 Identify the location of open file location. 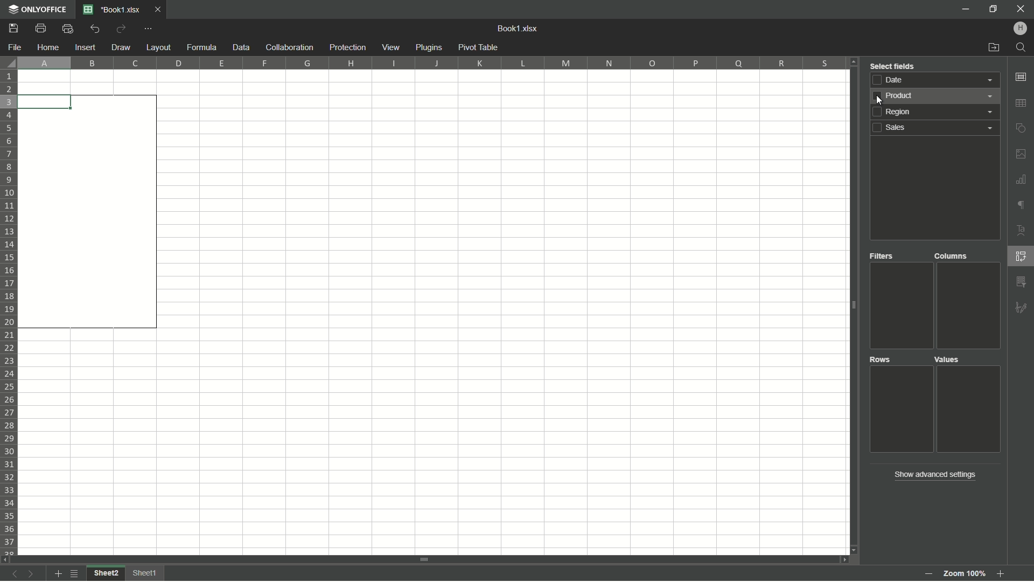
(993, 48).